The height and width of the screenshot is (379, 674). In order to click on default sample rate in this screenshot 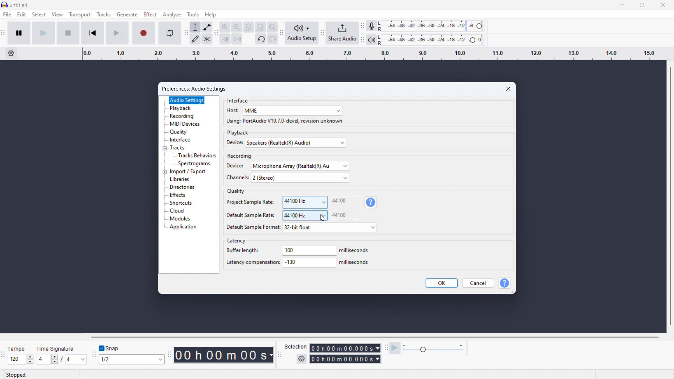, I will do `click(305, 215)`.